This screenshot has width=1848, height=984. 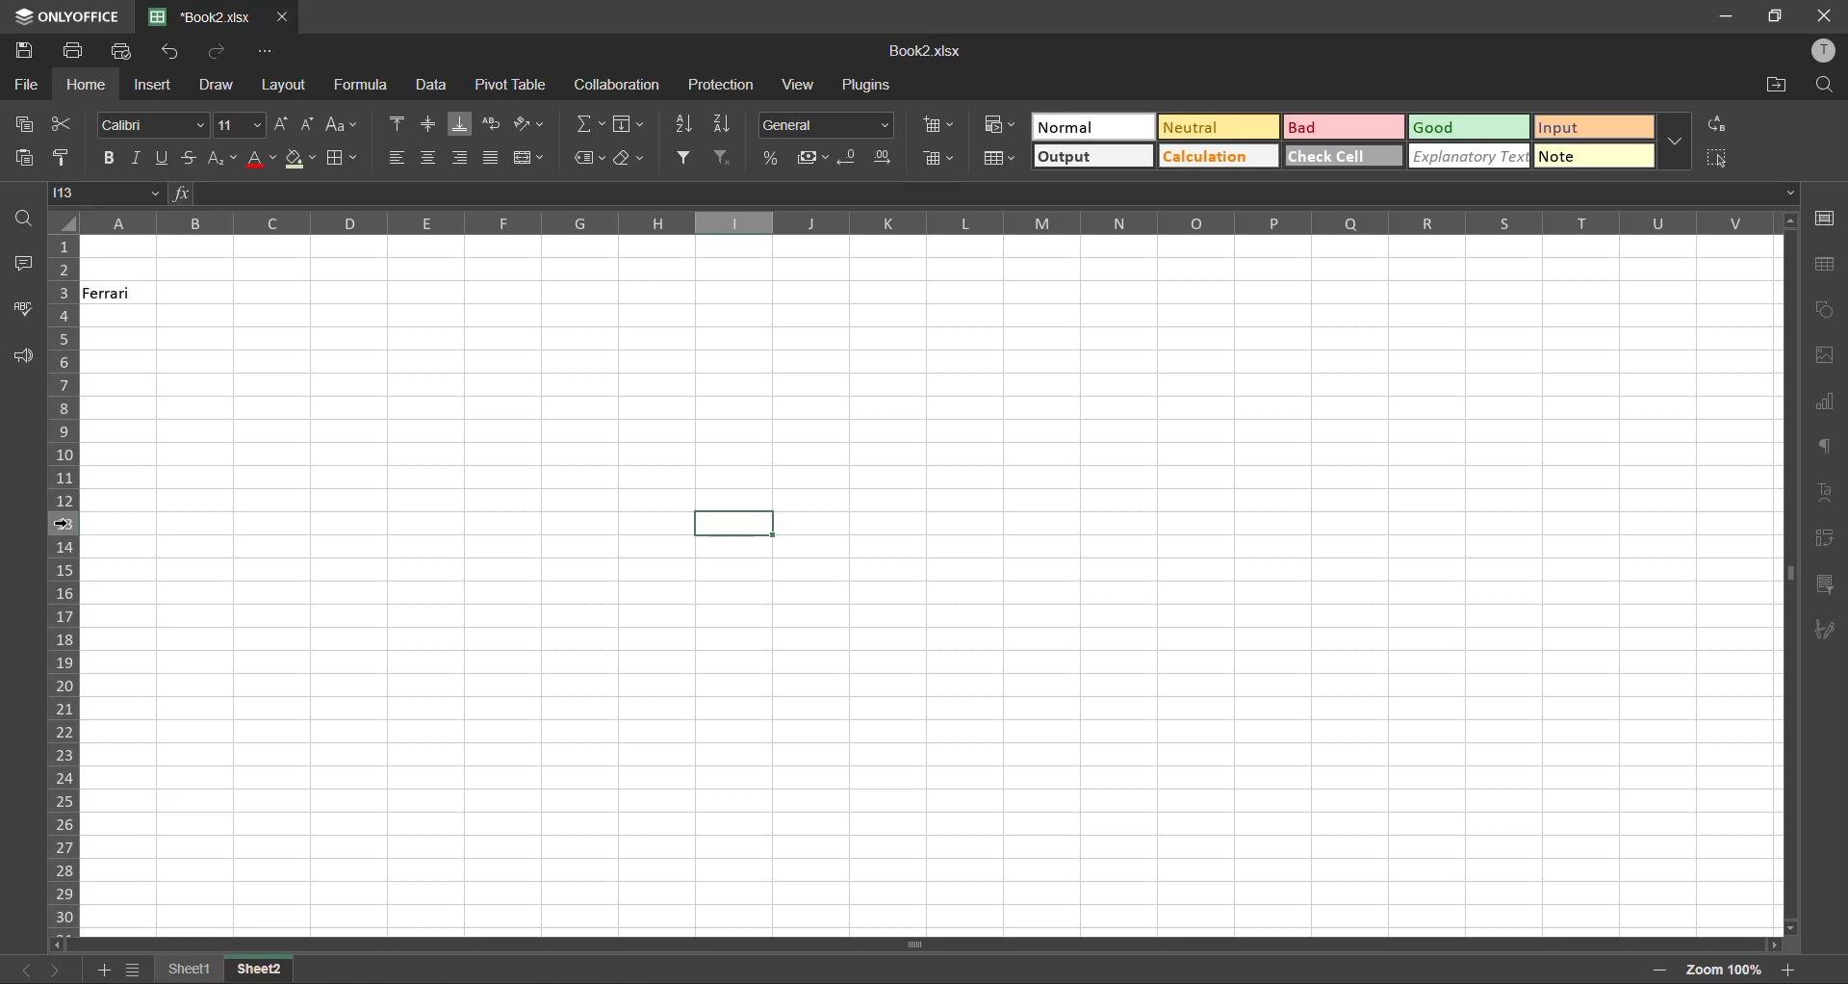 I want to click on print, so click(x=74, y=50).